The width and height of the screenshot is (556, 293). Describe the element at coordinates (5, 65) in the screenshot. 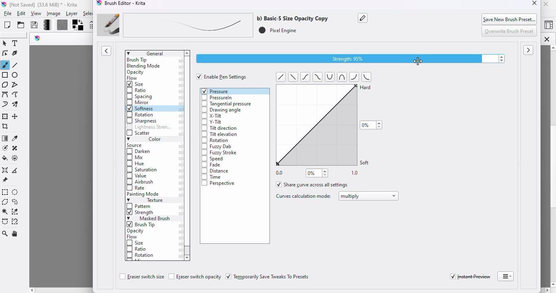

I see `freehand brush tool` at that location.